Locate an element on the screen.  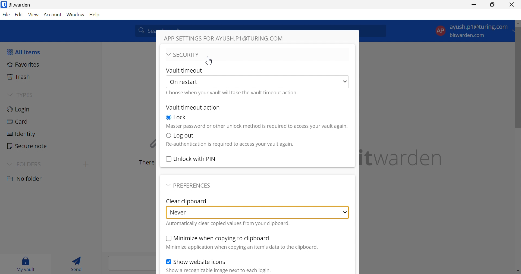
move down is located at coordinates (518, 271).